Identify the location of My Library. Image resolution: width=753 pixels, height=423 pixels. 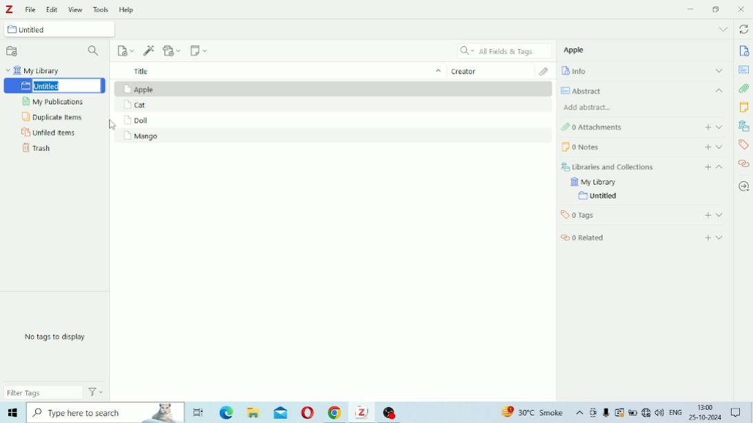
(592, 183).